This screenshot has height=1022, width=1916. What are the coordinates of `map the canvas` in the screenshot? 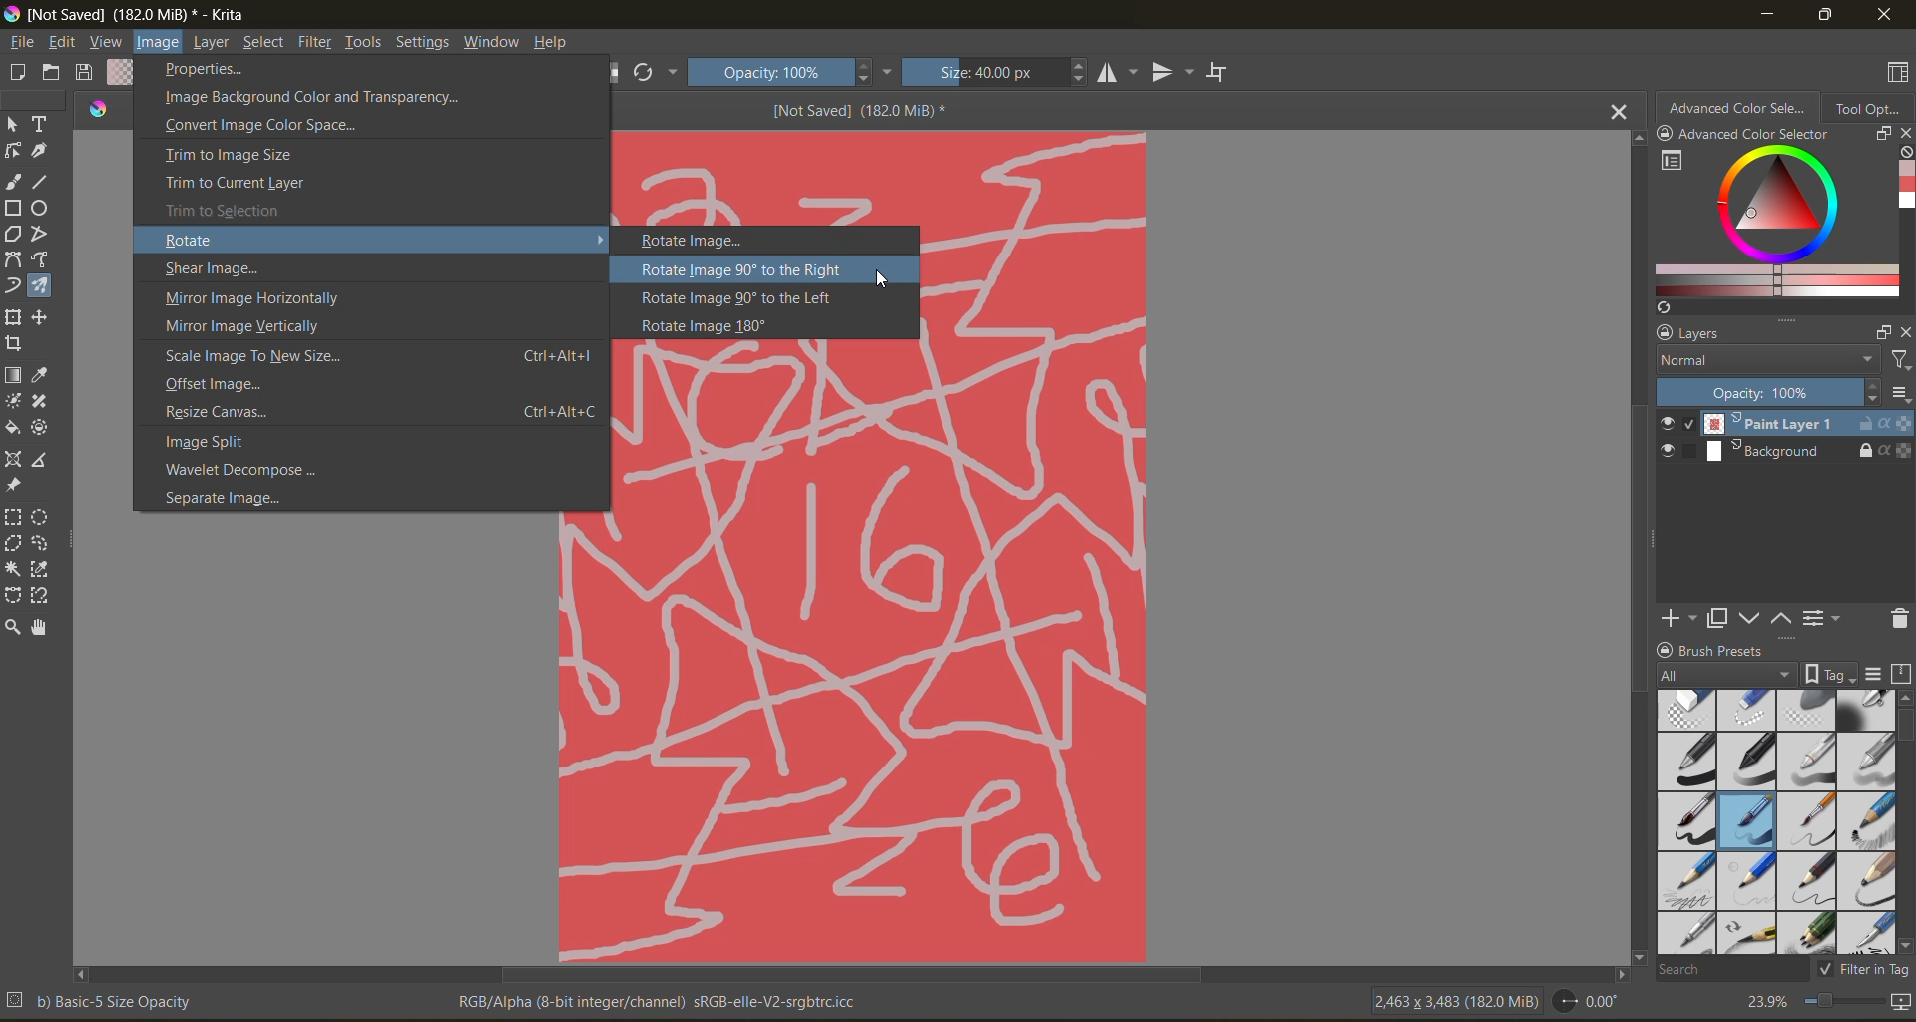 It's located at (1899, 1002).